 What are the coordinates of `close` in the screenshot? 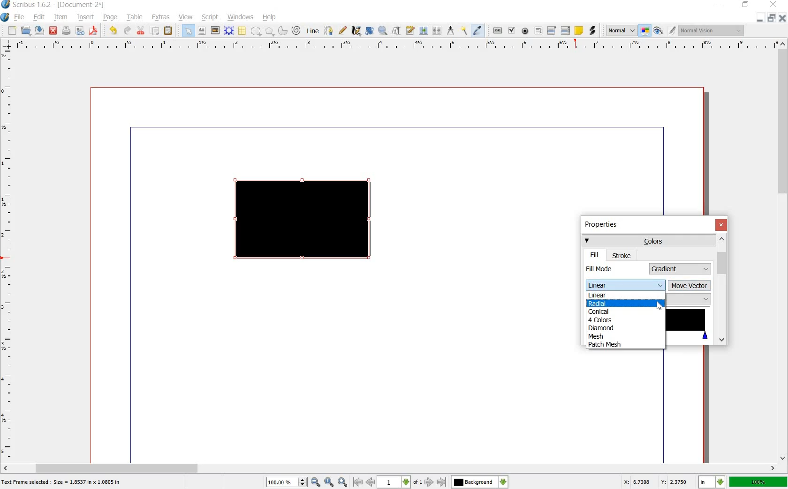 It's located at (775, 4).